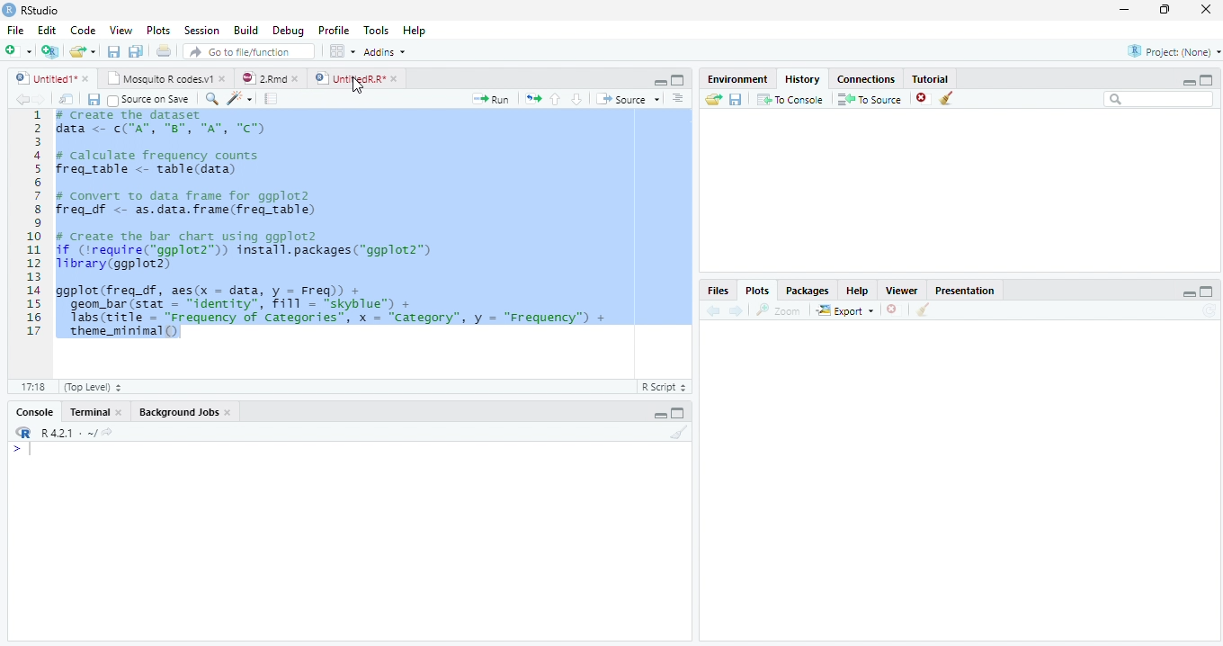 The height and width of the screenshot is (646, 1223). I want to click on Cursor, so click(357, 85).